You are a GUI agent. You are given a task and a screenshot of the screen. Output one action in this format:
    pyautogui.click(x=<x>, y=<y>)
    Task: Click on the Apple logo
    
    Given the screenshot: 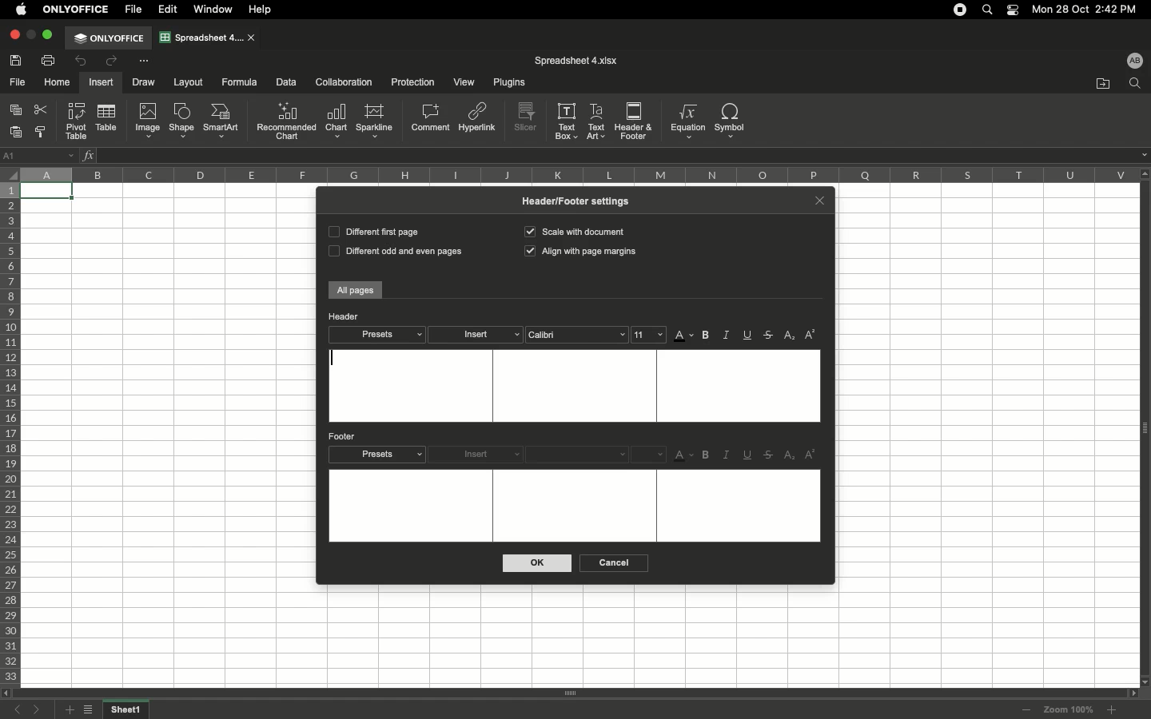 What is the action you would take?
    pyautogui.click(x=22, y=9)
    